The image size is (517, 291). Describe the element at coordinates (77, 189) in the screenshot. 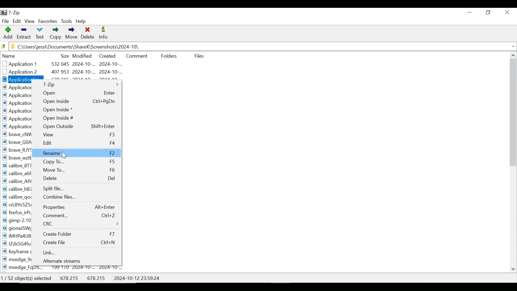

I see `Split file` at that location.